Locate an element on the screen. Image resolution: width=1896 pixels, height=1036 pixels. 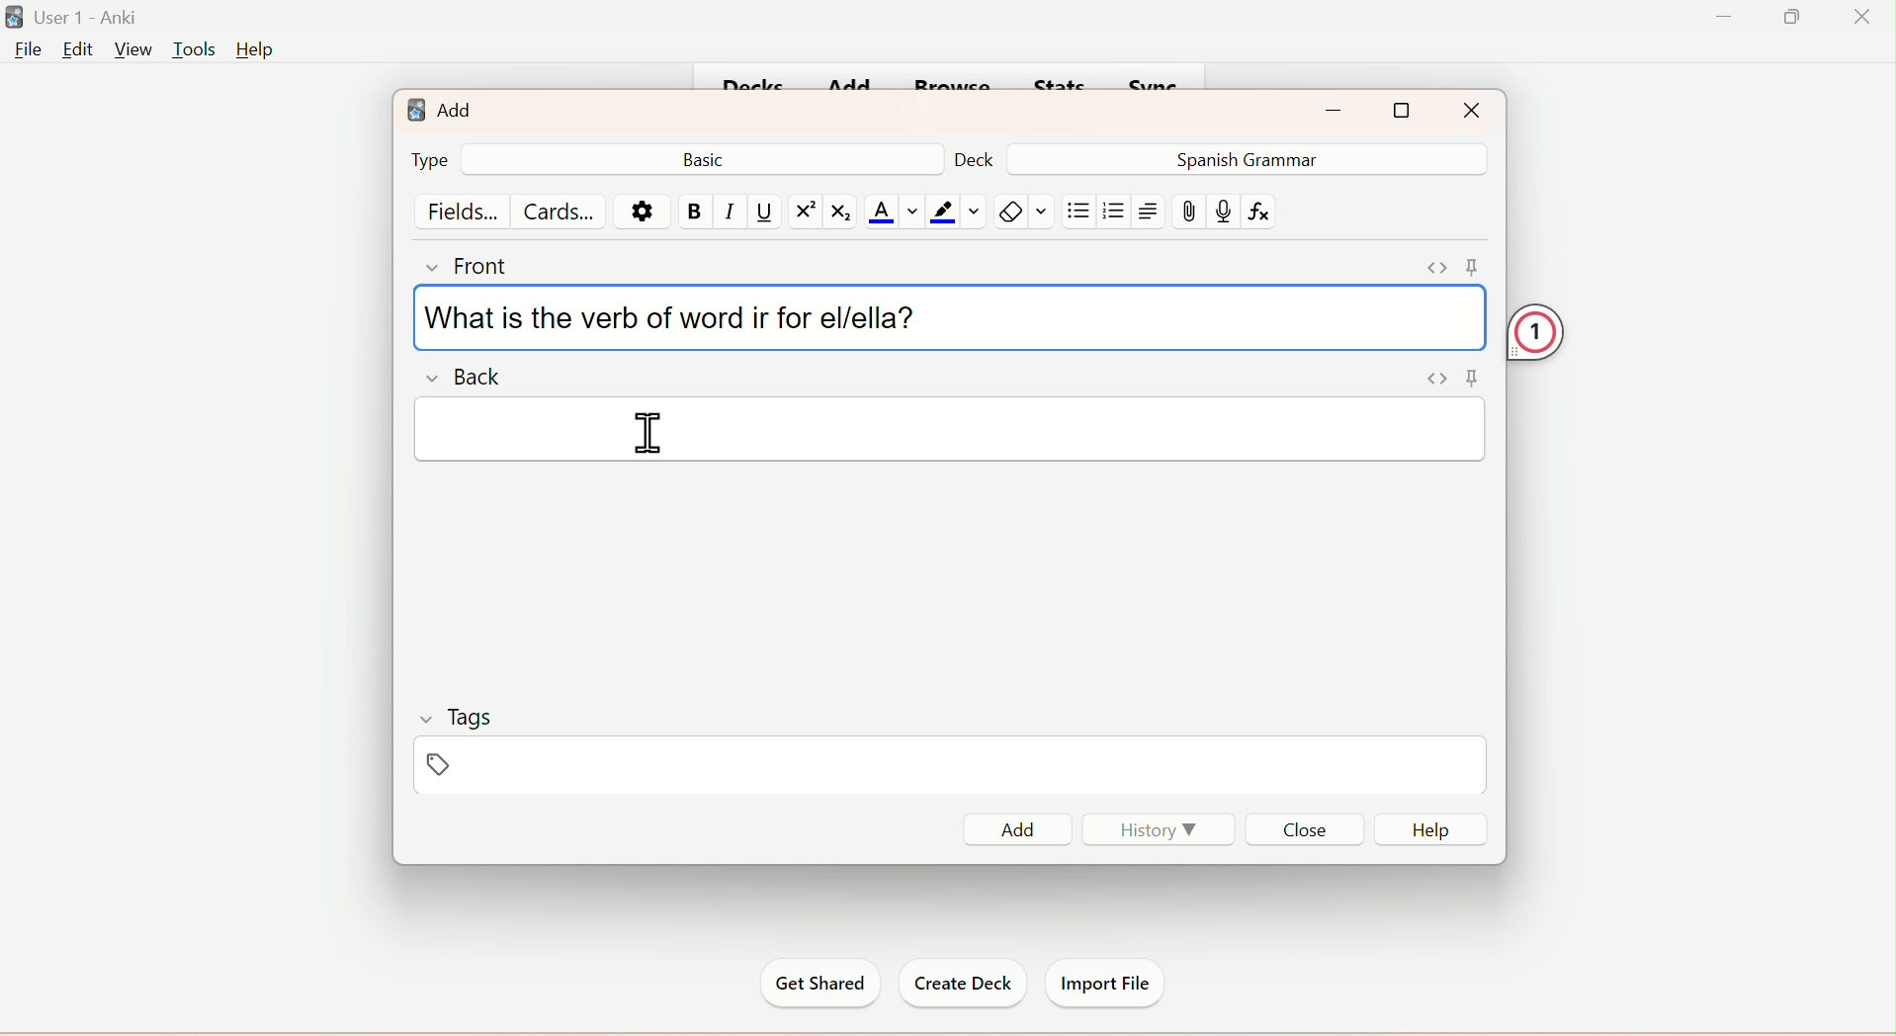
Type is located at coordinates (427, 159).